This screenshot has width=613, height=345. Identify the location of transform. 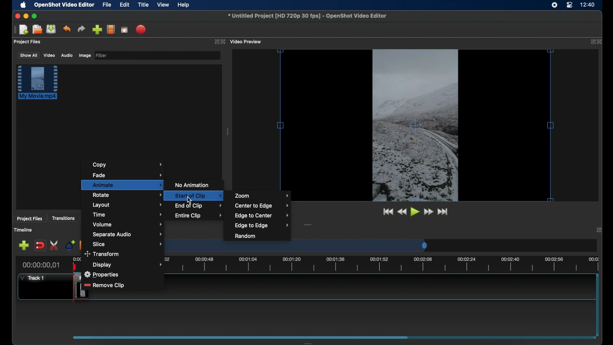
(103, 254).